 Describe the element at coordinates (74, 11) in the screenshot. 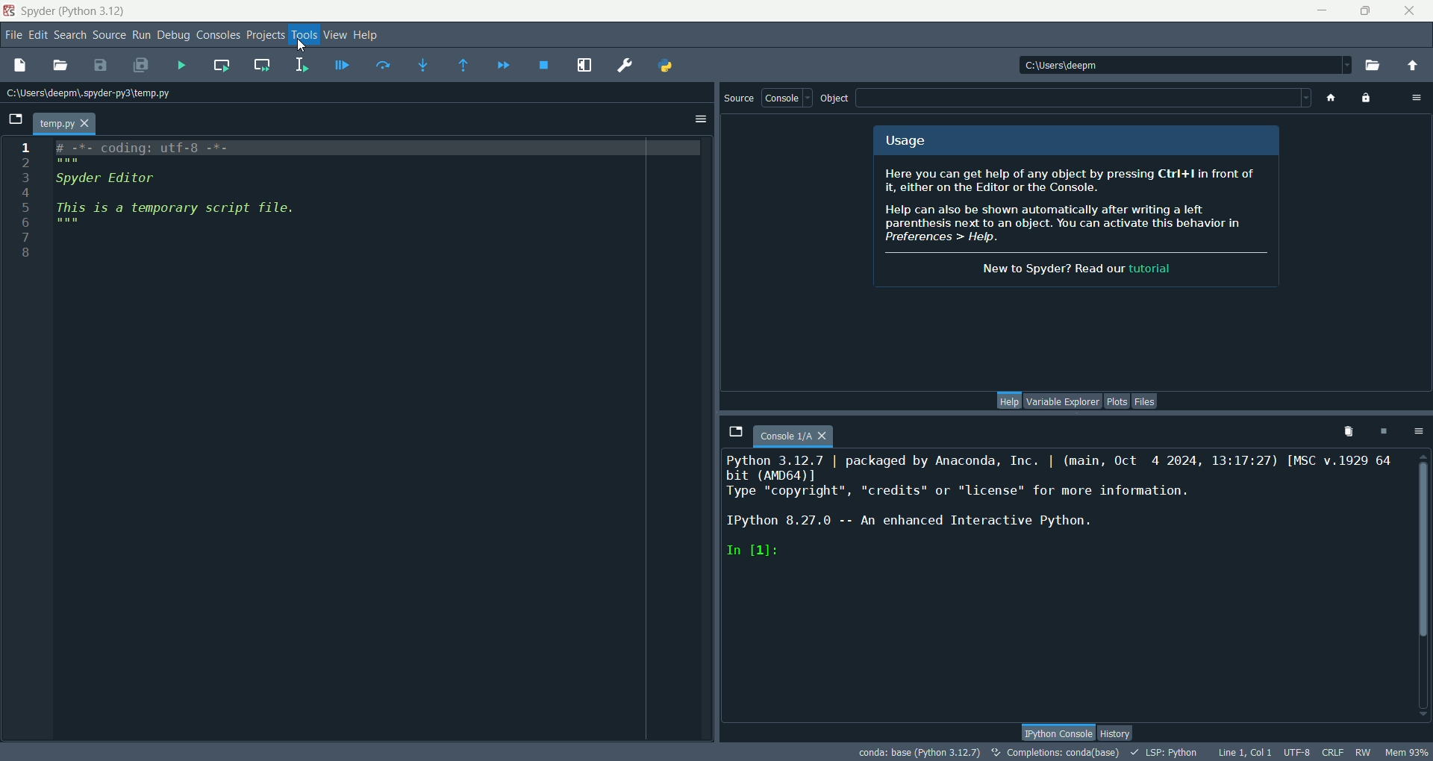

I see `Spyder` at that location.